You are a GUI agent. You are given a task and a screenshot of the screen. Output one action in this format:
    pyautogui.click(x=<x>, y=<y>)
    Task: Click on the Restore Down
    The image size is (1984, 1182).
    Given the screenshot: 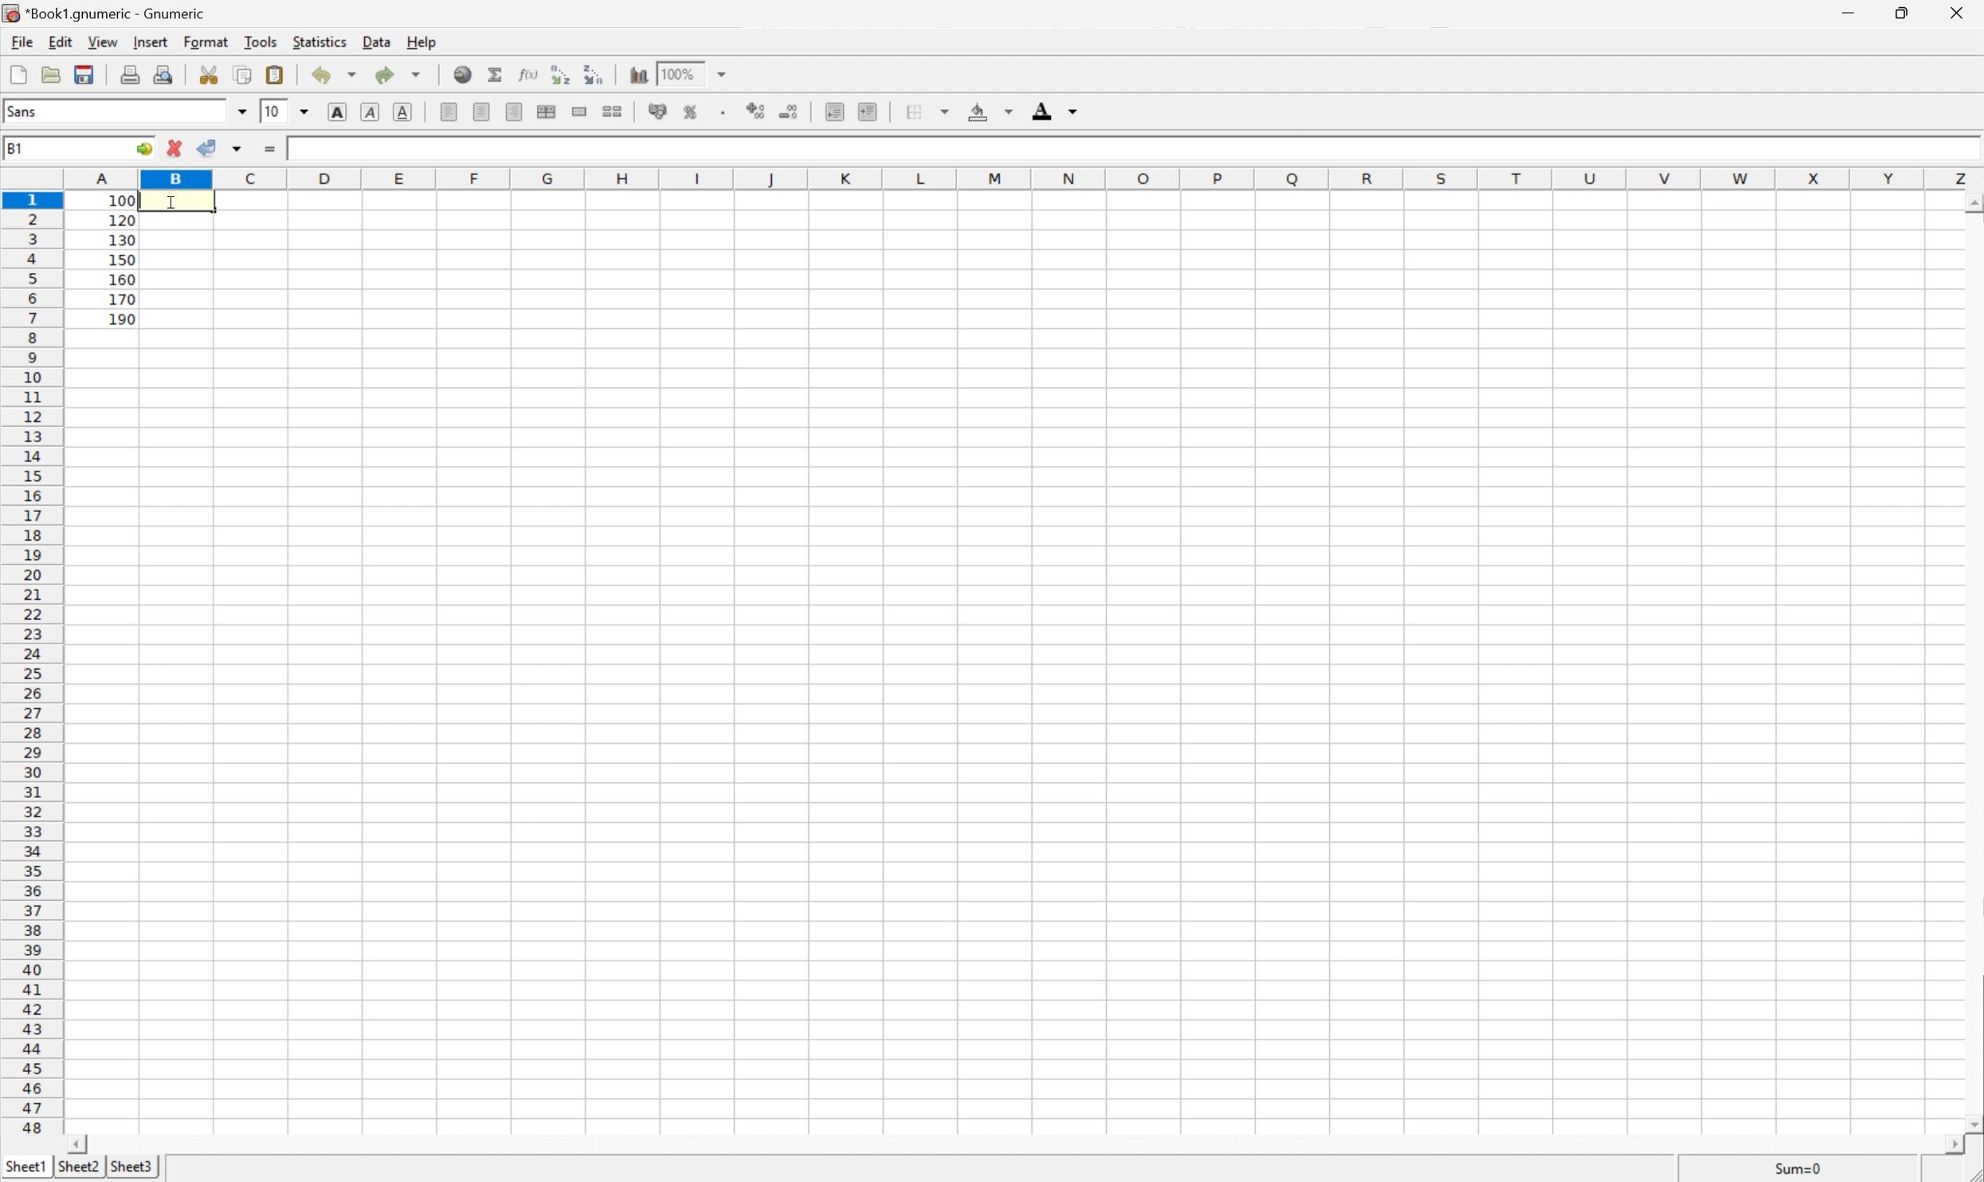 What is the action you would take?
    pyautogui.click(x=1901, y=14)
    